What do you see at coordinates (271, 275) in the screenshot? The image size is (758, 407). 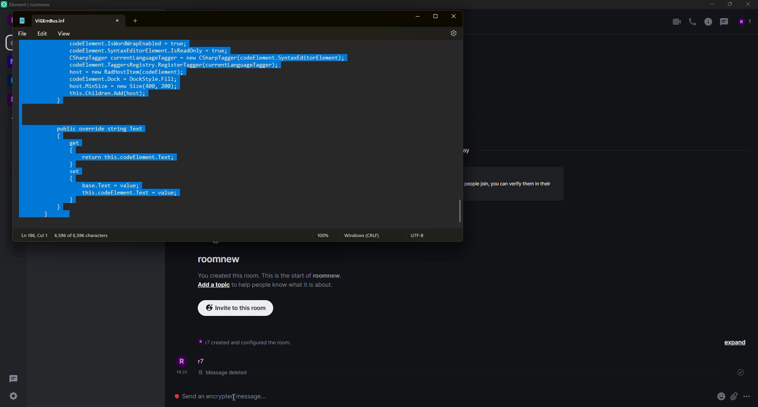 I see `info` at bounding box center [271, 275].